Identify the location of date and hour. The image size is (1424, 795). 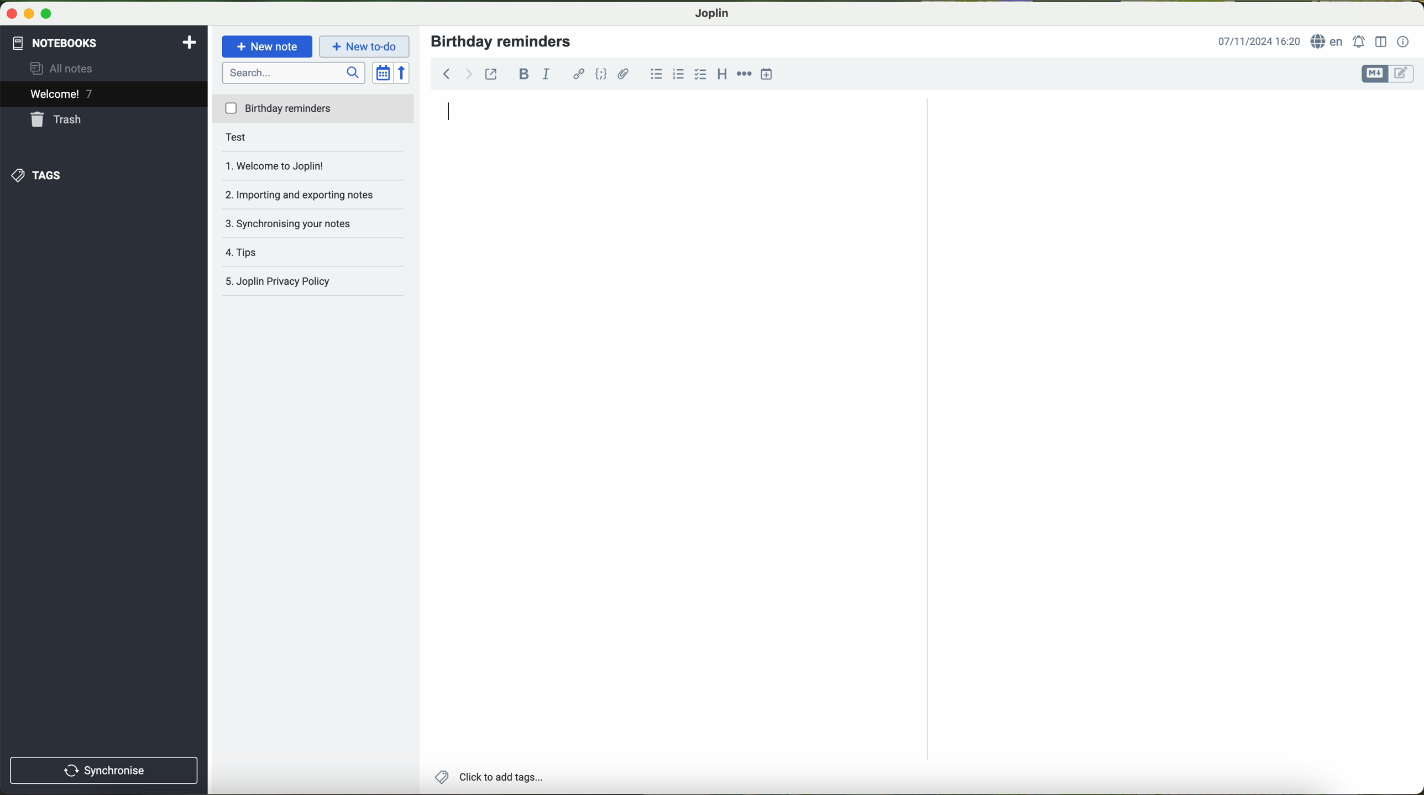
(1259, 41).